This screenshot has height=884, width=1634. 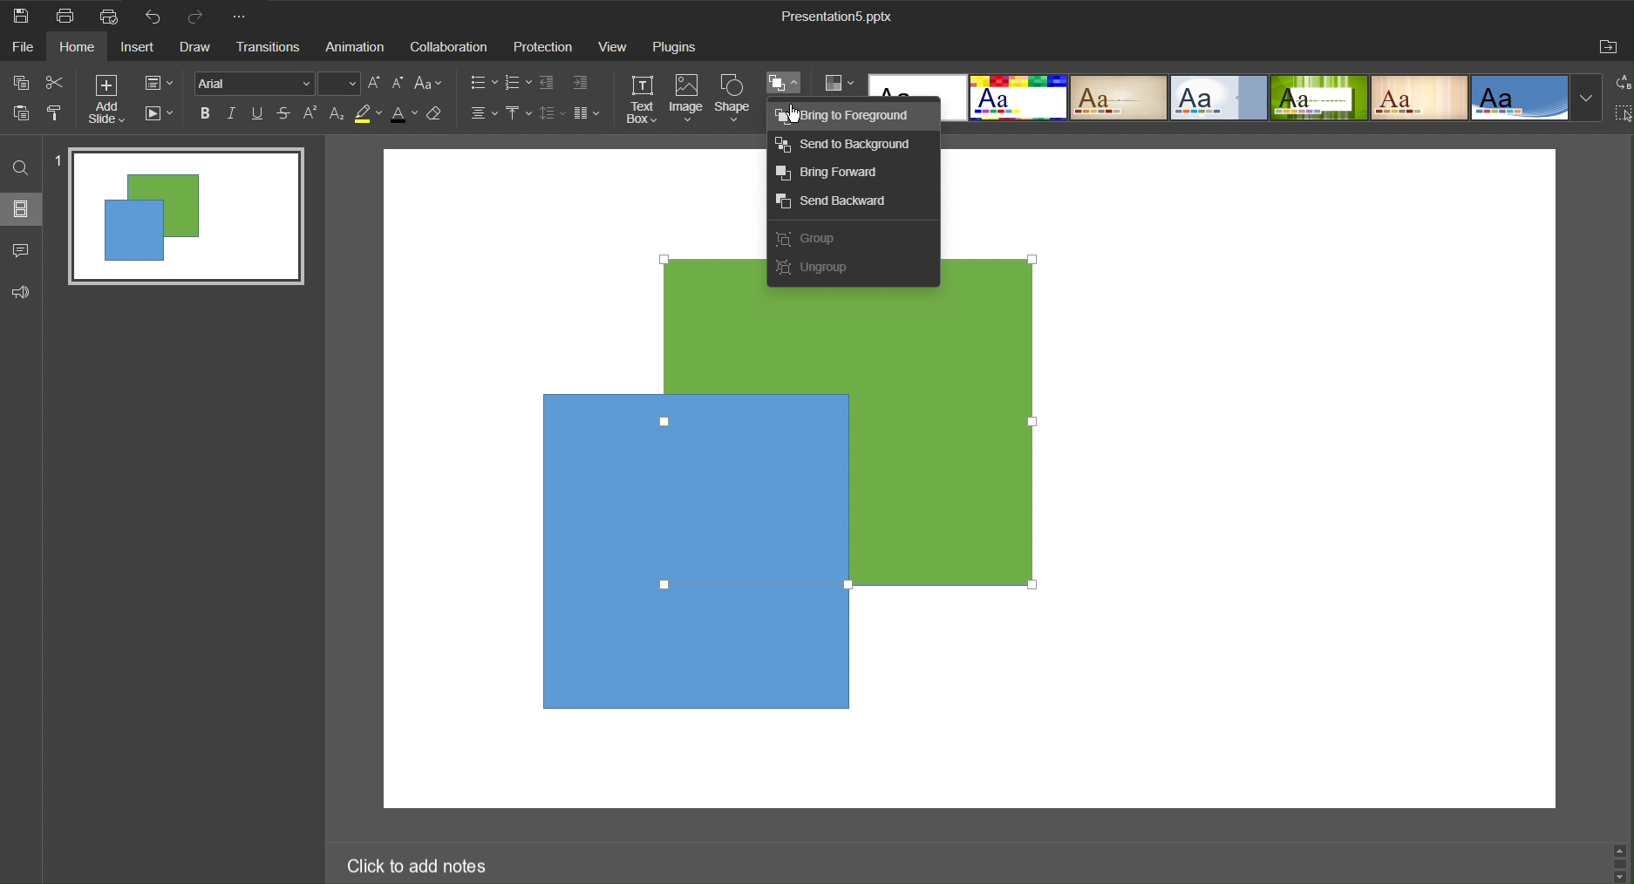 What do you see at coordinates (900, 300) in the screenshot?
I see `shape` at bounding box center [900, 300].